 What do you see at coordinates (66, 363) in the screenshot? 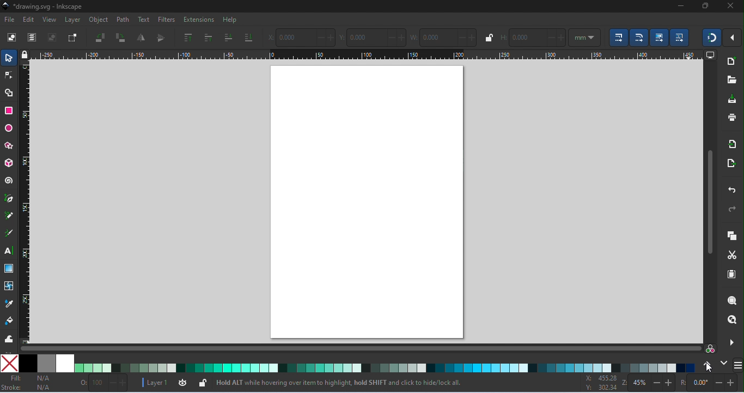
I see `white color` at bounding box center [66, 363].